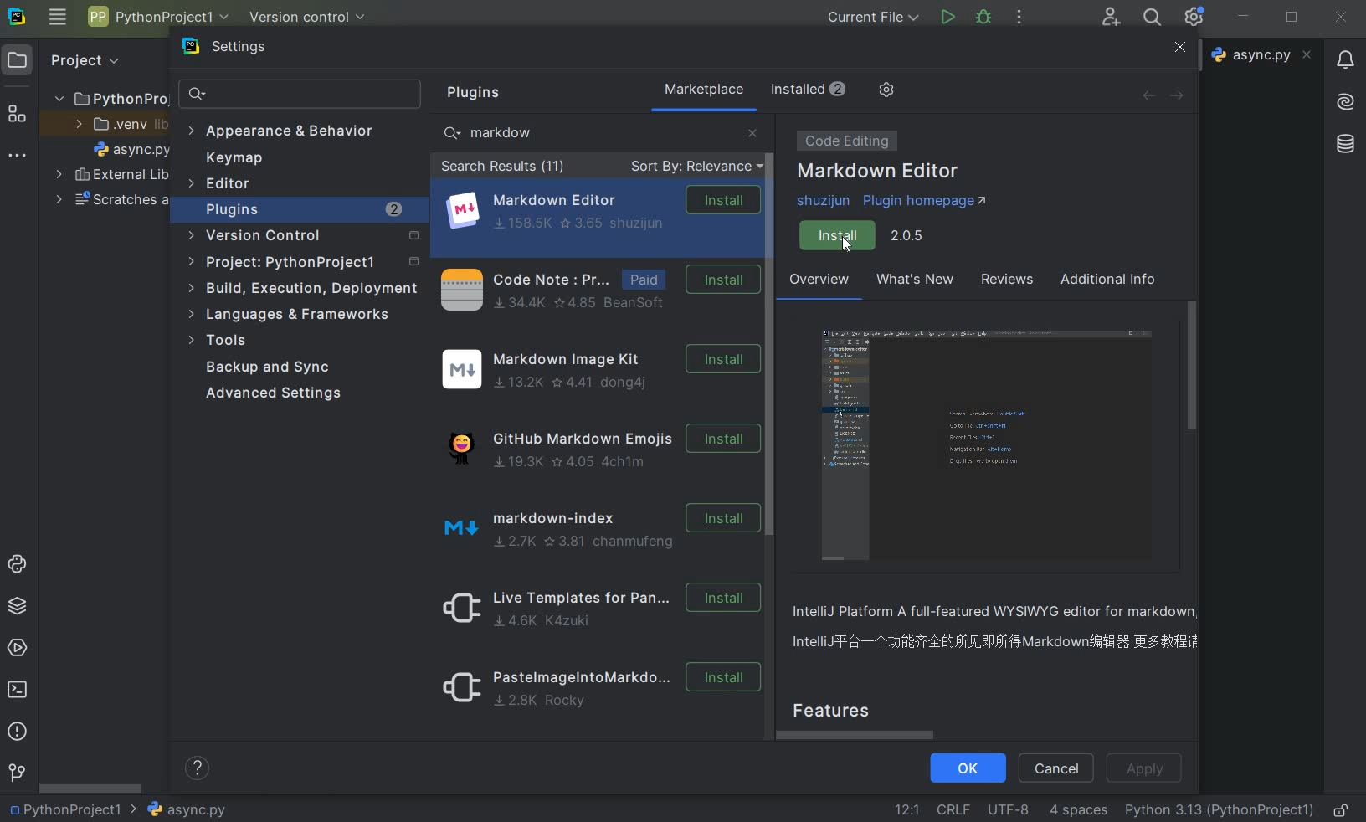 The height and width of the screenshot is (822, 1366). I want to click on scrollbar, so click(773, 330).